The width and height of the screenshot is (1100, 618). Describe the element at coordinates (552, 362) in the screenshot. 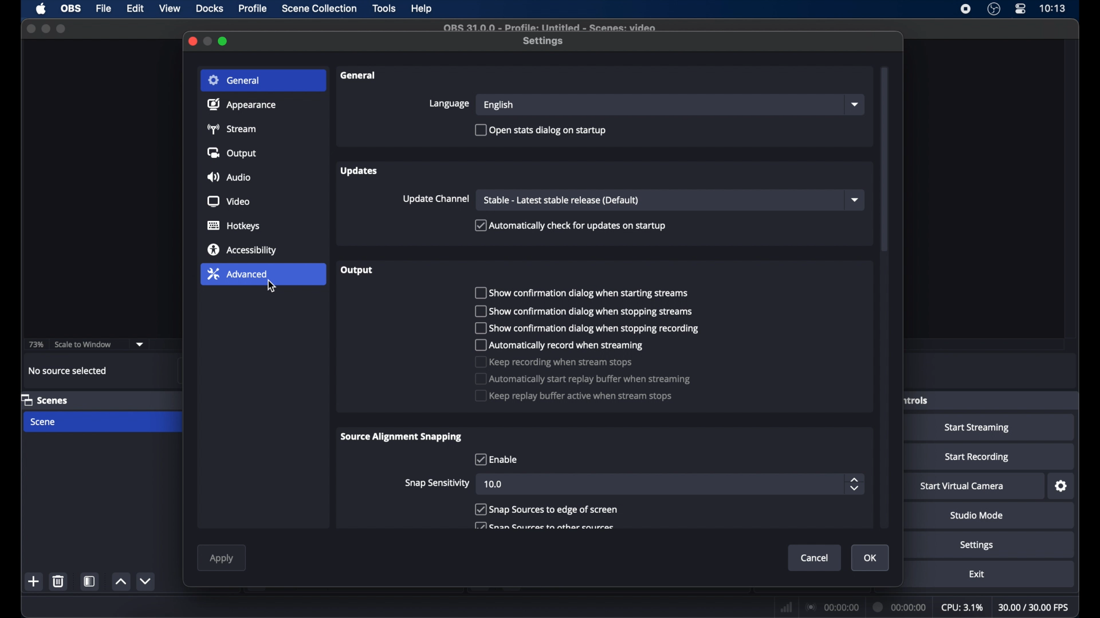

I see `checkbox` at that location.